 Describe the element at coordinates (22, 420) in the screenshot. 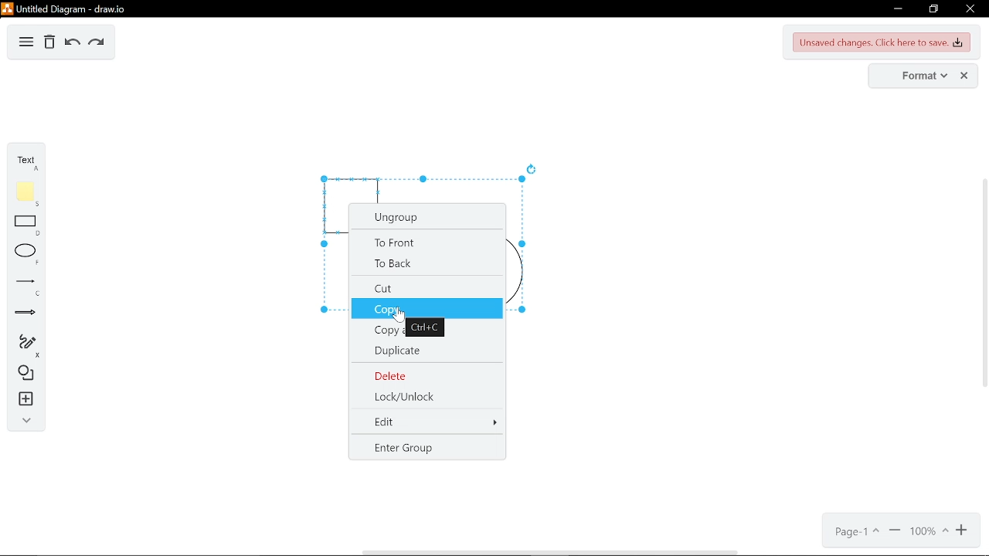

I see `collapse` at that location.